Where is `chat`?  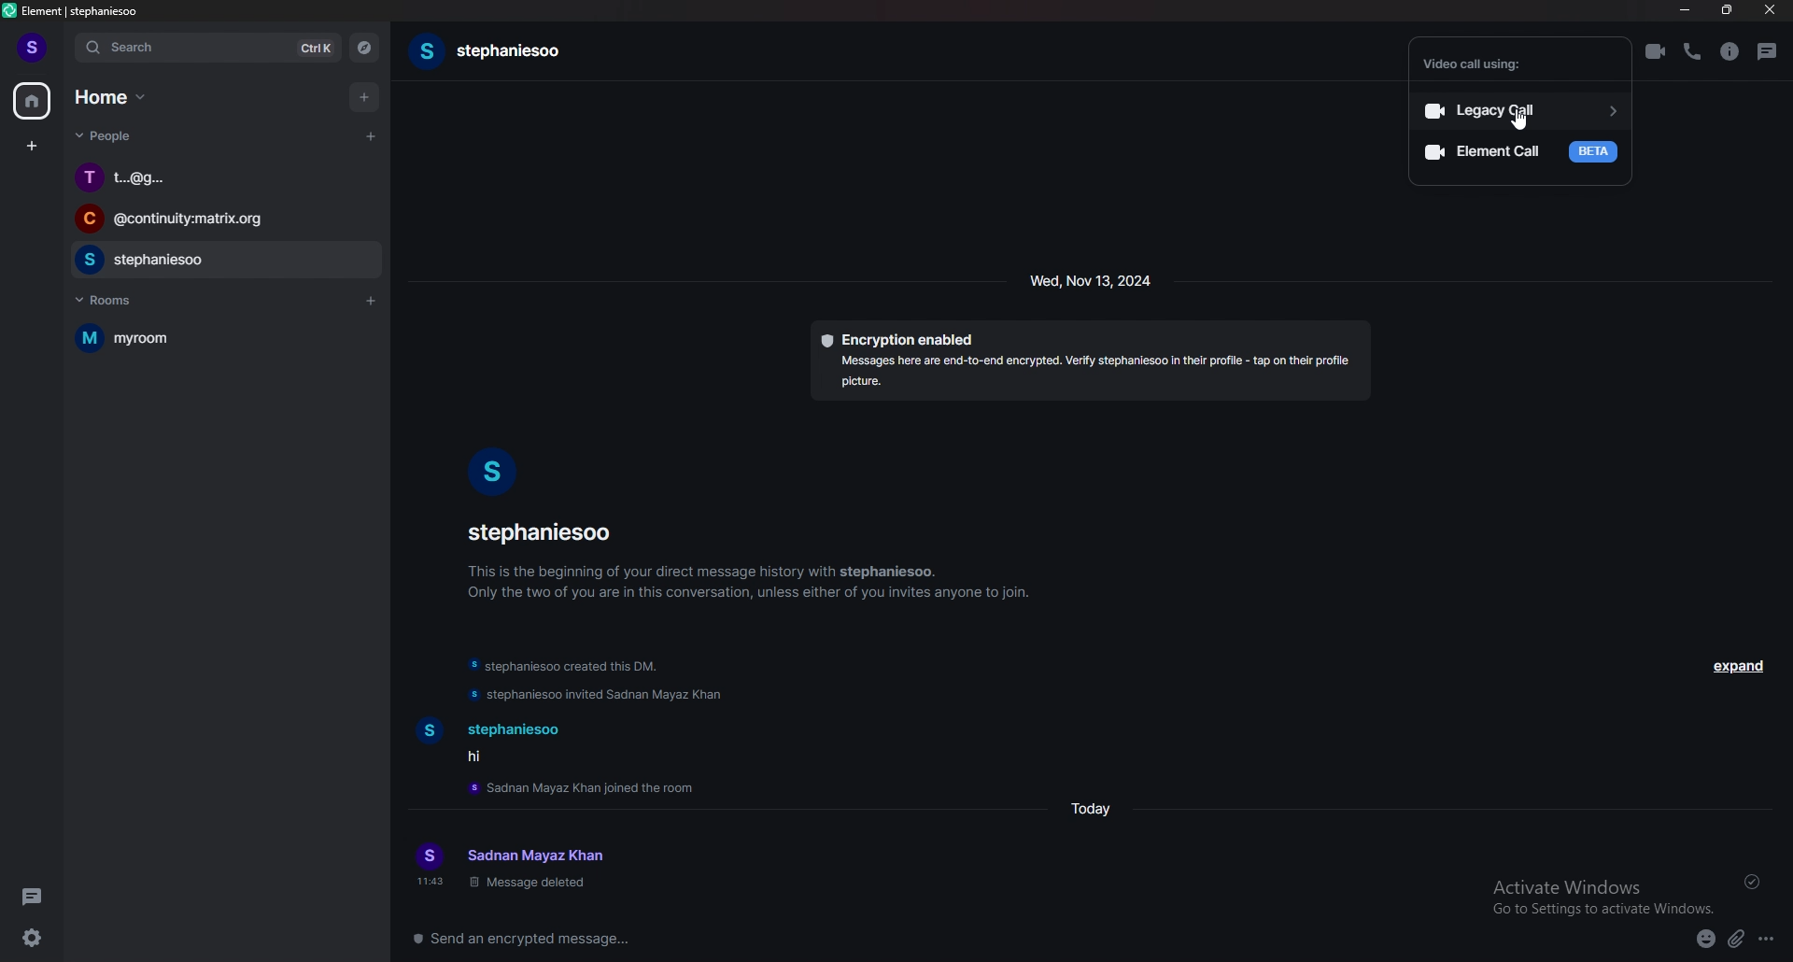
chat is located at coordinates (224, 178).